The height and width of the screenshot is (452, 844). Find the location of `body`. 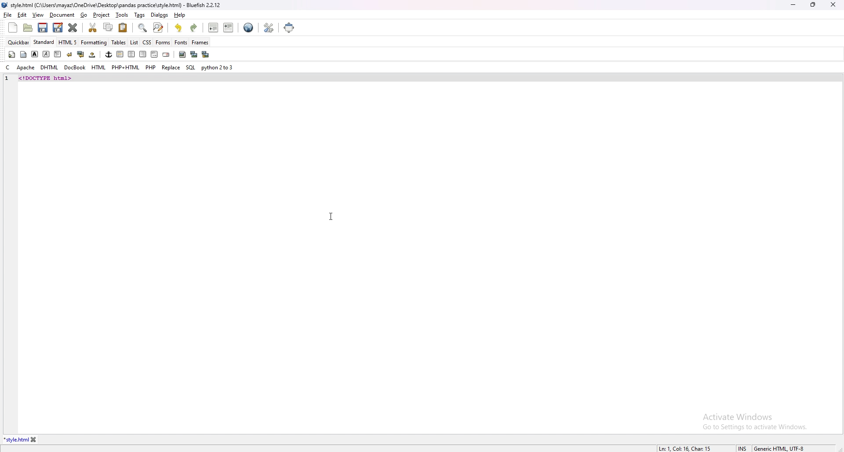

body is located at coordinates (24, 54).